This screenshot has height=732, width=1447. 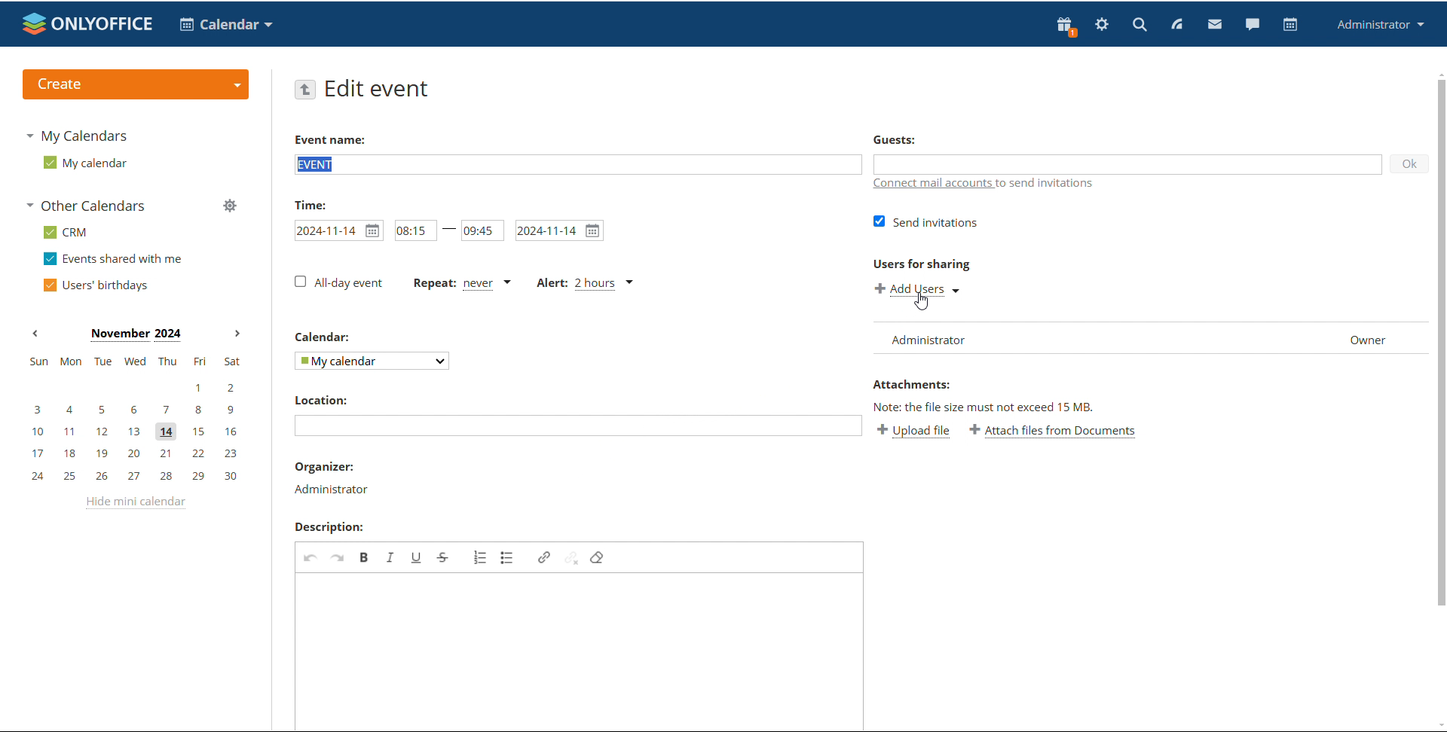 I want to click on add guests, so click(x=1126, y=163).